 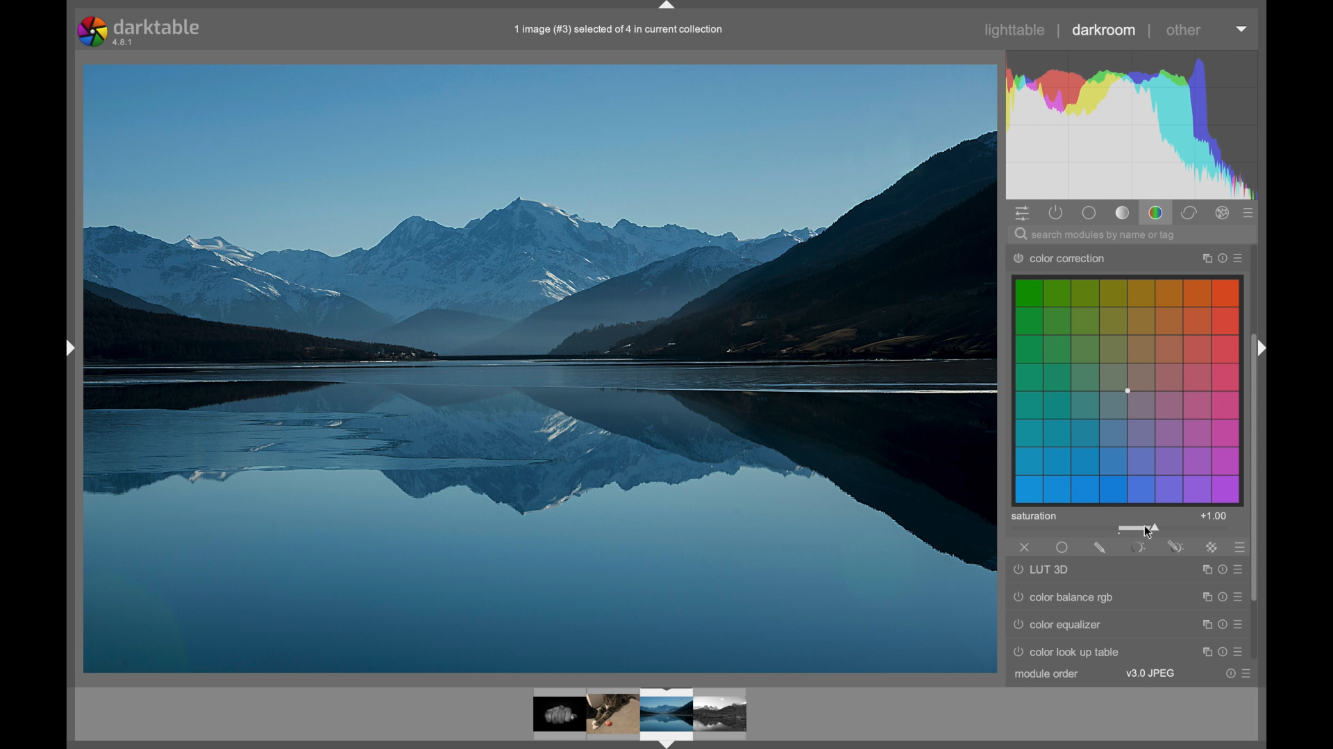 I want to click on lighttable, so click(x=1016, y=31).